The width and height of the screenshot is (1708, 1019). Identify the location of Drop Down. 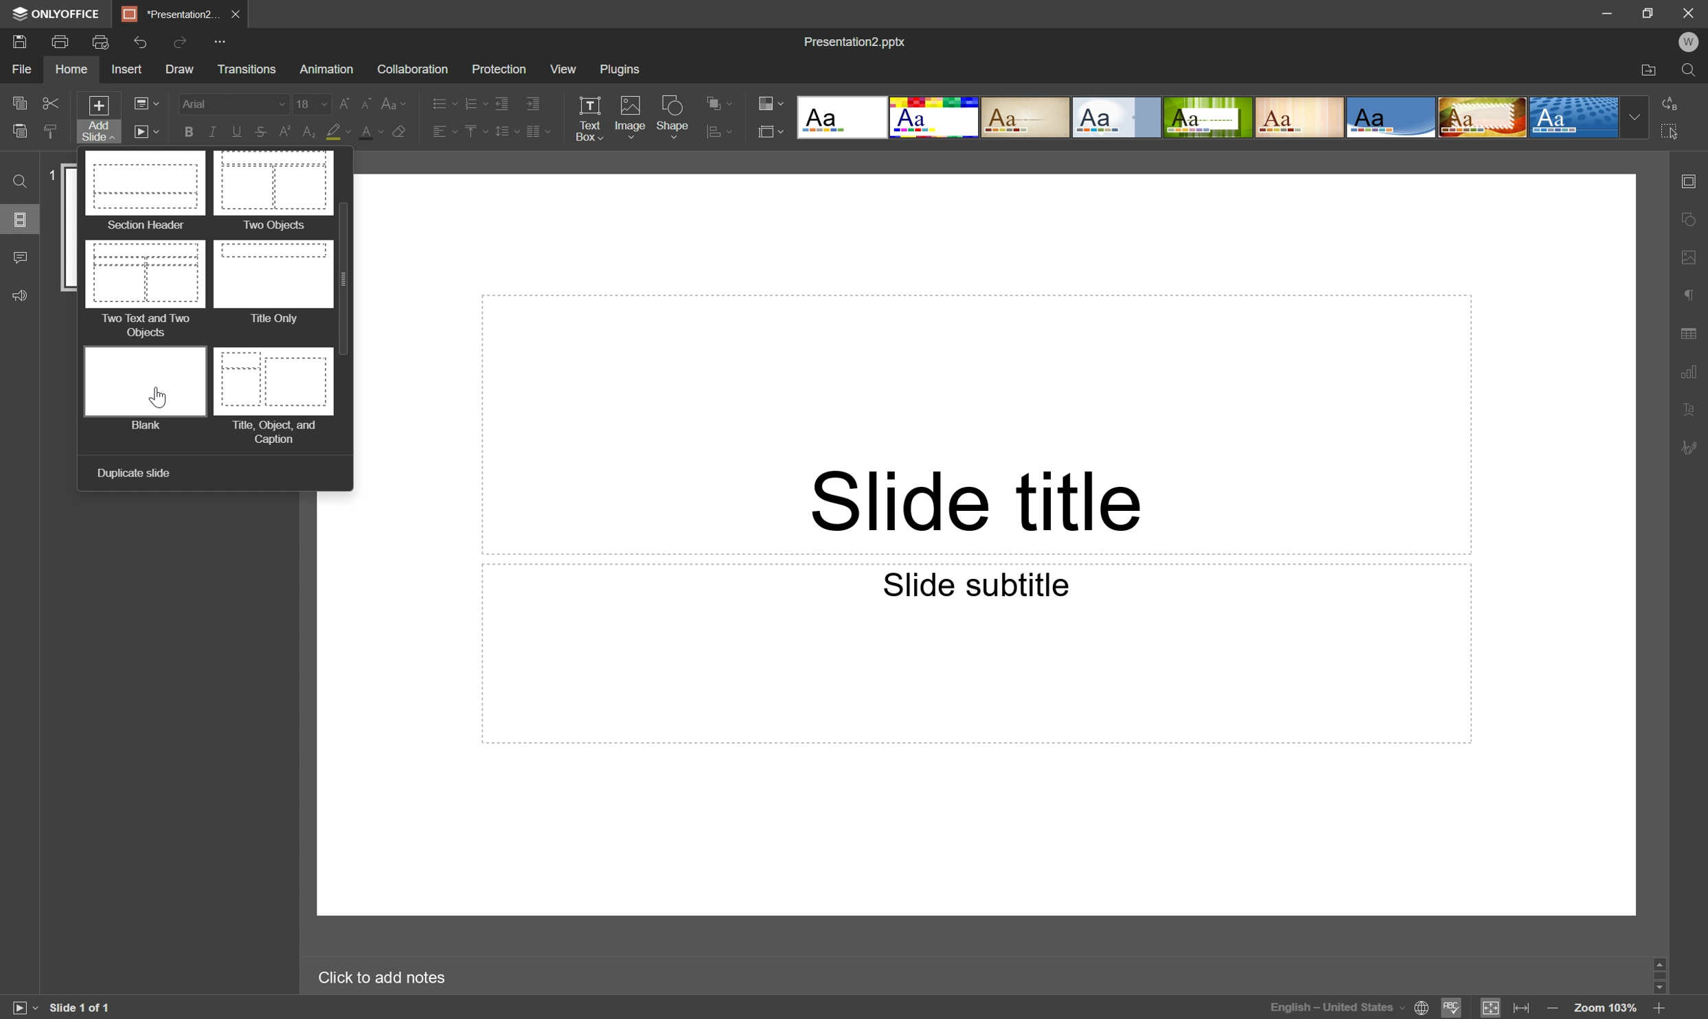
(1633, 118).